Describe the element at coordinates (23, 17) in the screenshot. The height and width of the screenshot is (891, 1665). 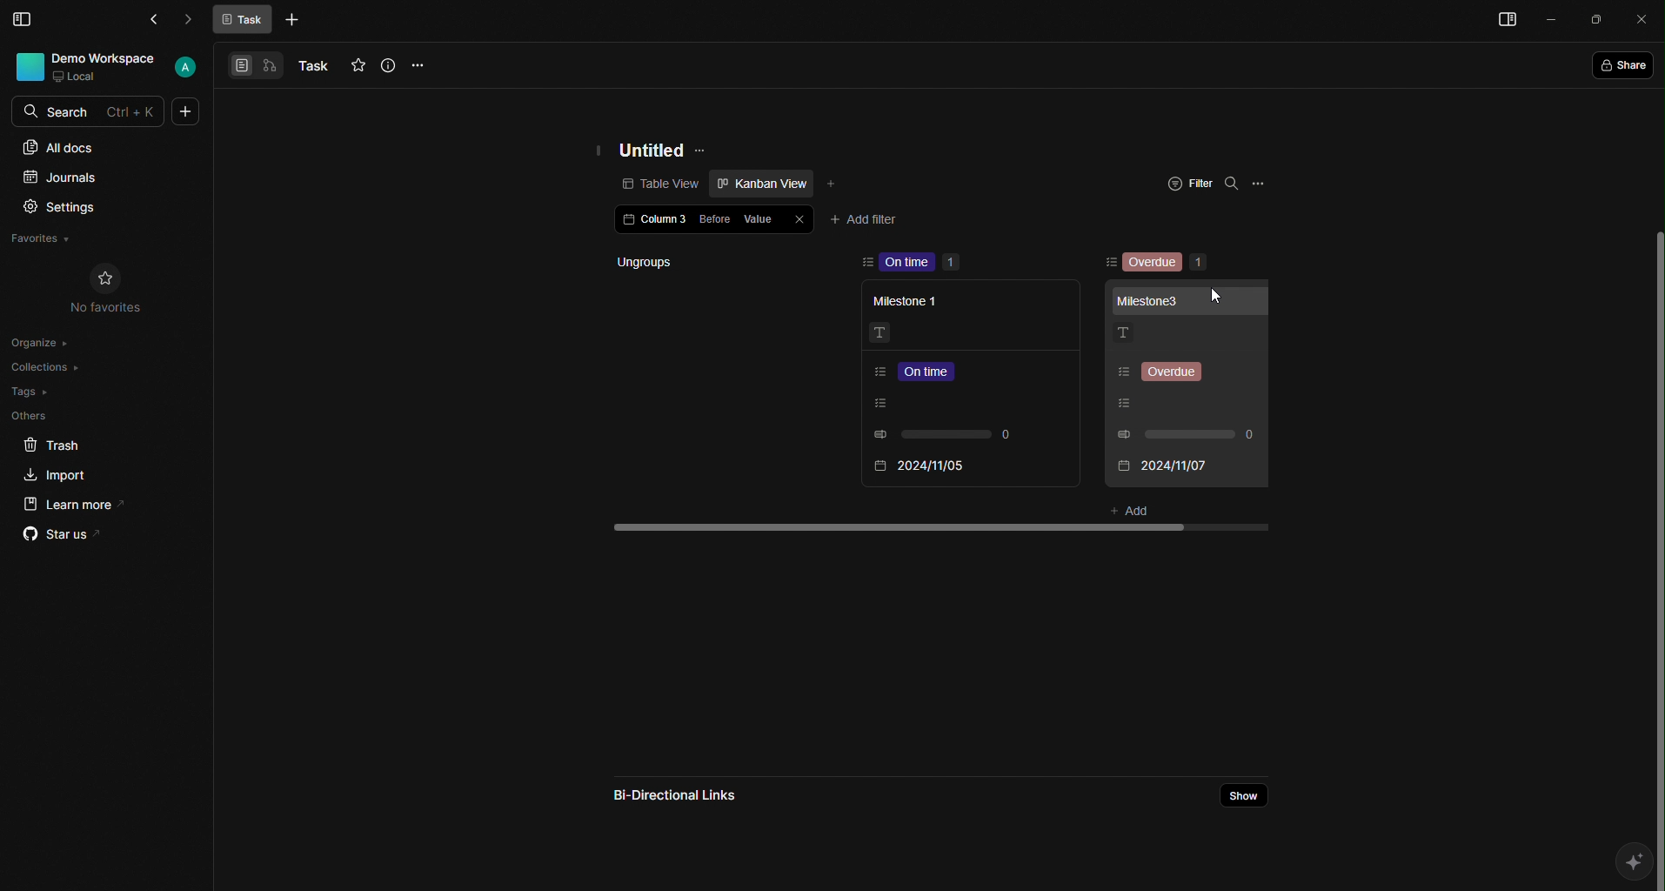
I see `Menu Bar` at that location.